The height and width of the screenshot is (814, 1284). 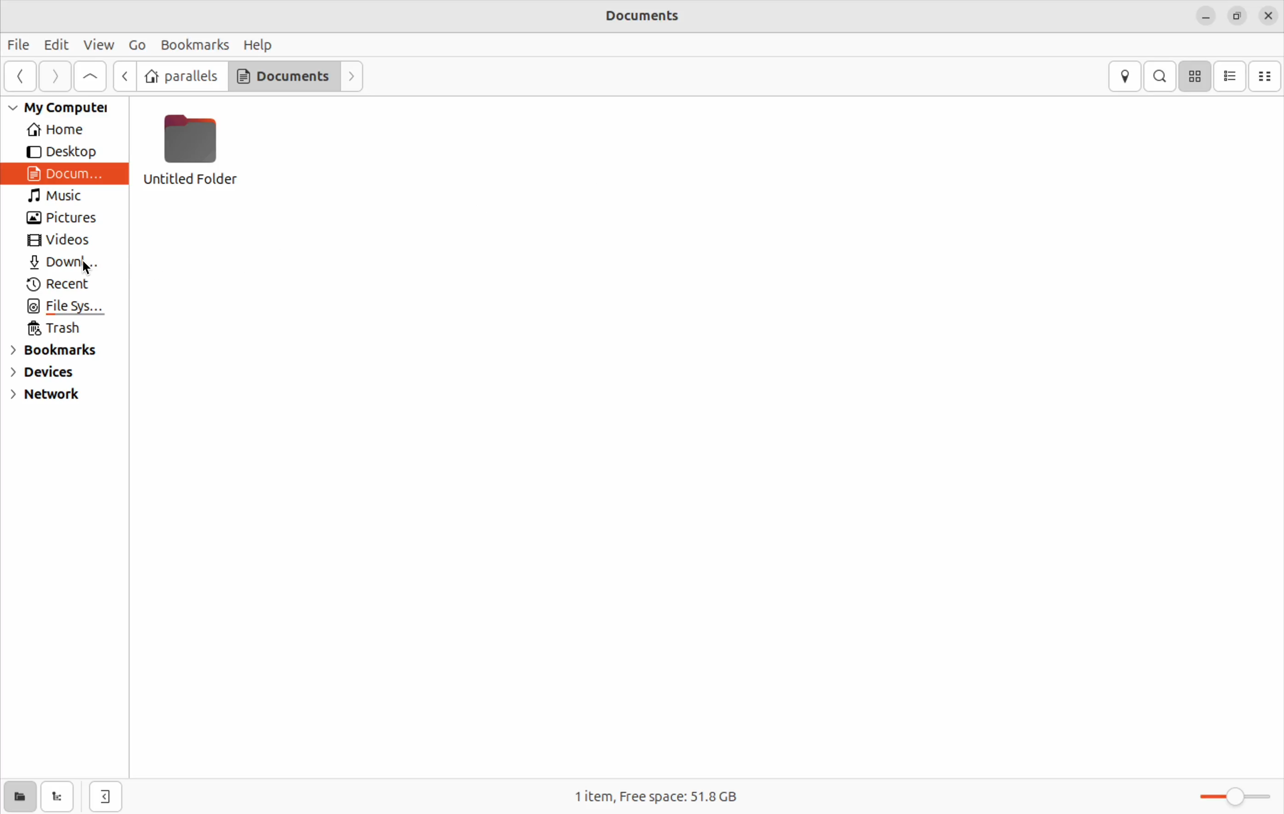 What do you see at coordinates (256, 44) in the screenshot?
I see `help` at bounding box center [256, 44].